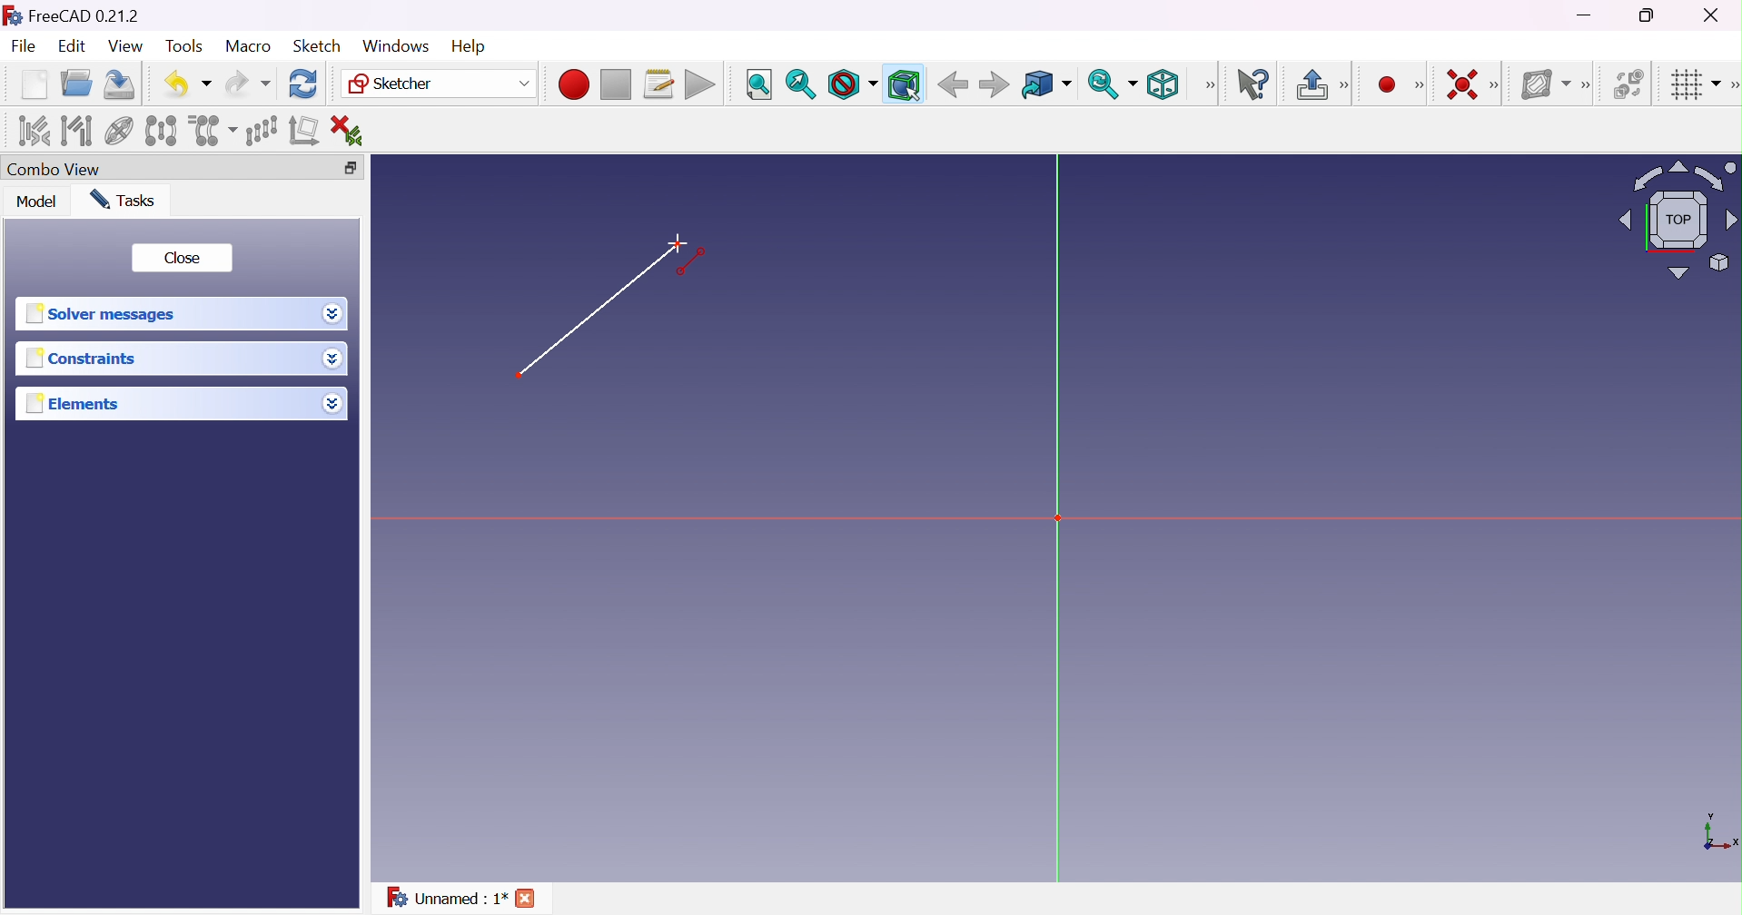 This screenshot has height=915, width=1742. I want to click on Switch virtual space, so click(1630, 84).